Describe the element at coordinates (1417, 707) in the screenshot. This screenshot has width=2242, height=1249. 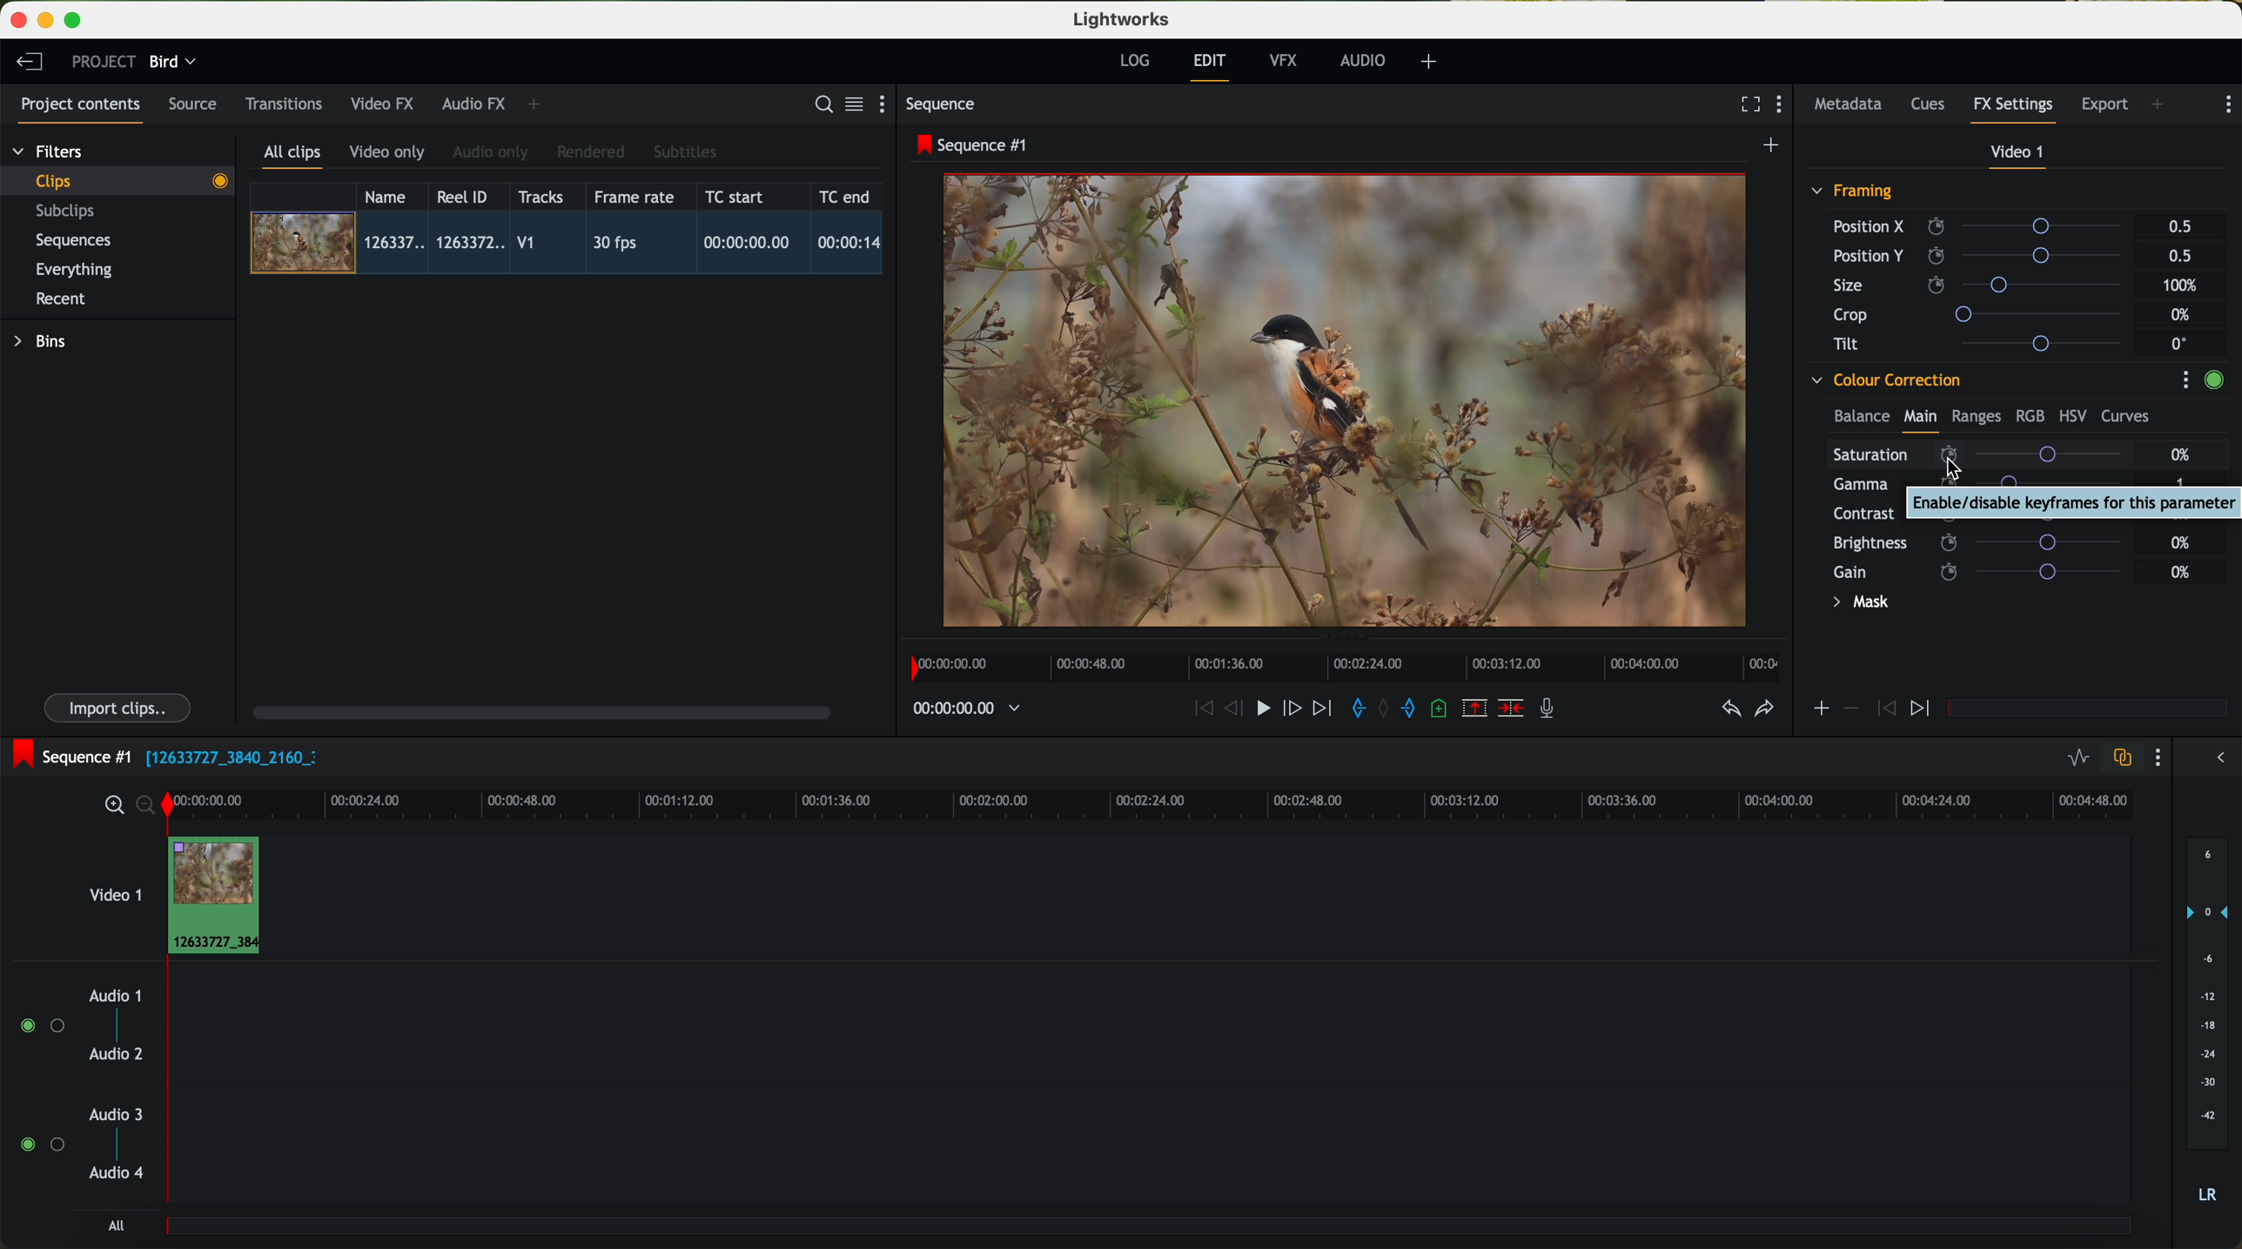
I see `add 'out' mark` at that location.